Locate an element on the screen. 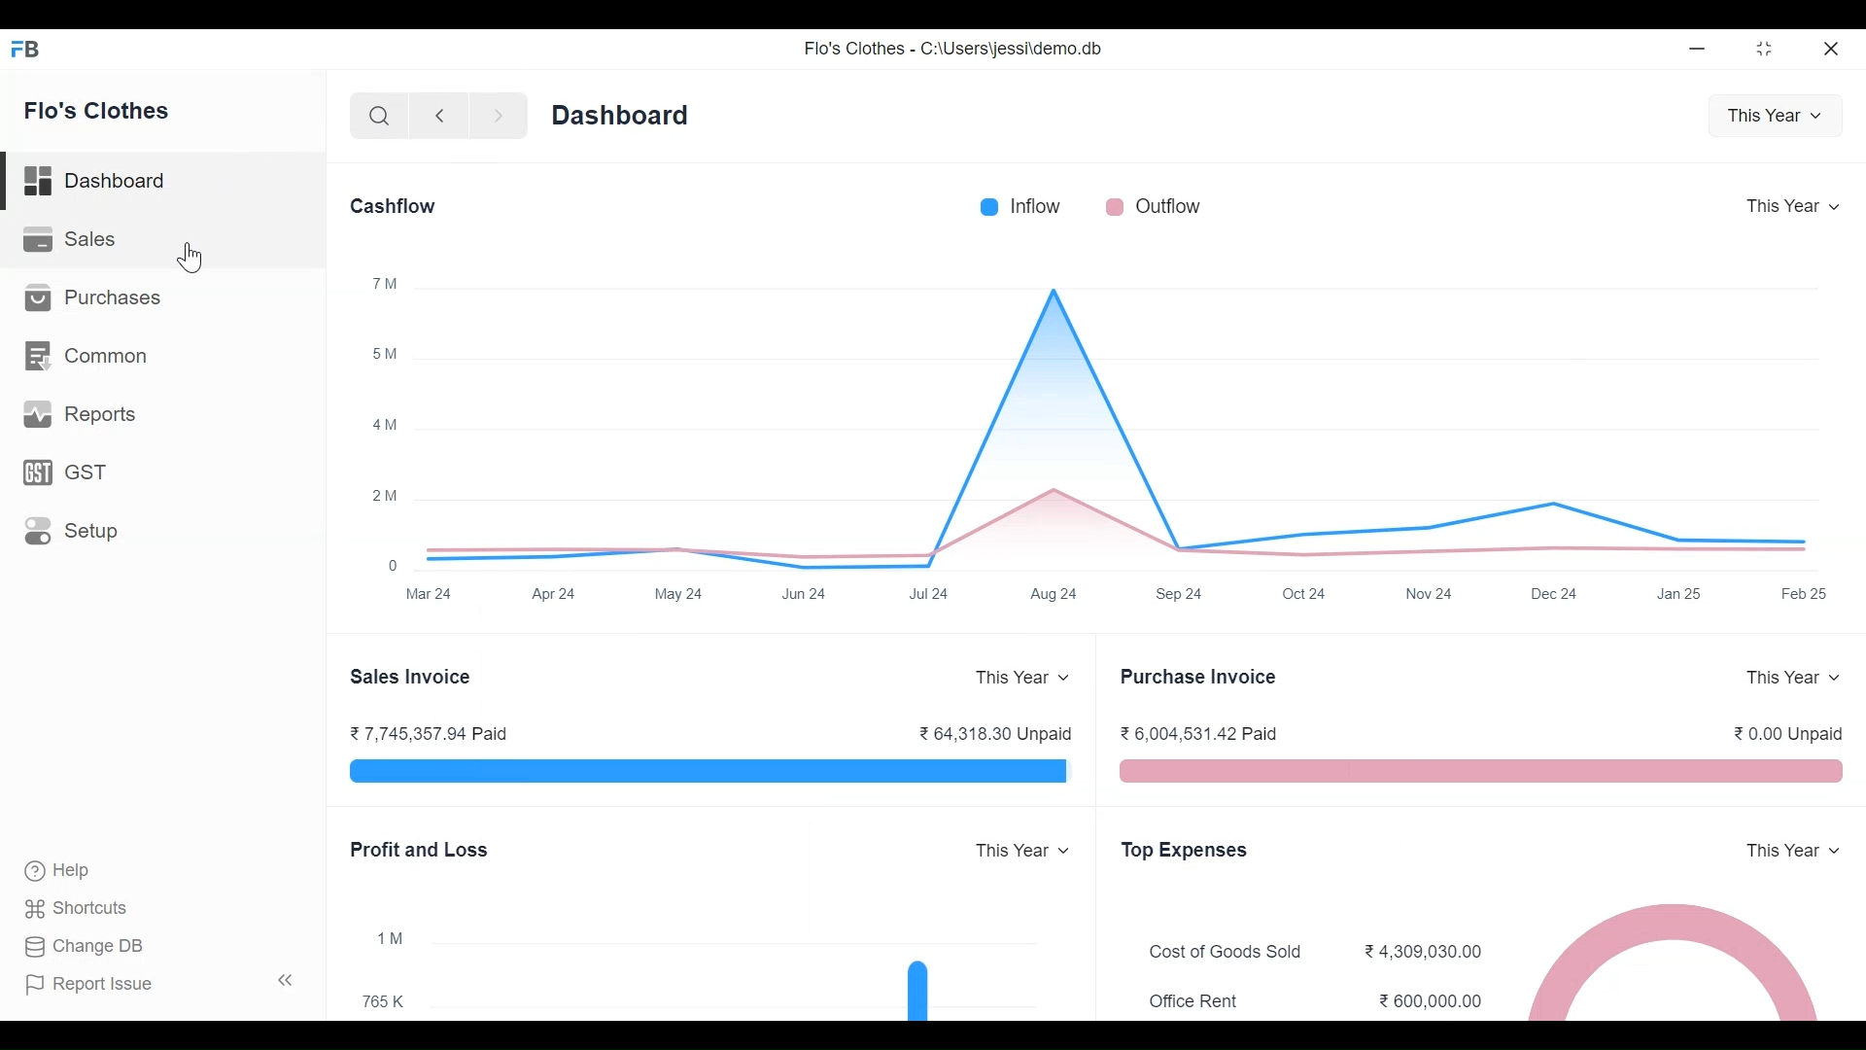  Jun 24 is located at coordinates (806, 594).